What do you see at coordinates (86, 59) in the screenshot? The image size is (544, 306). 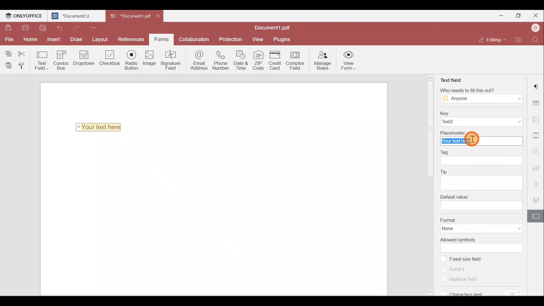 I see `Drop down` at bounding box center [86, 59].